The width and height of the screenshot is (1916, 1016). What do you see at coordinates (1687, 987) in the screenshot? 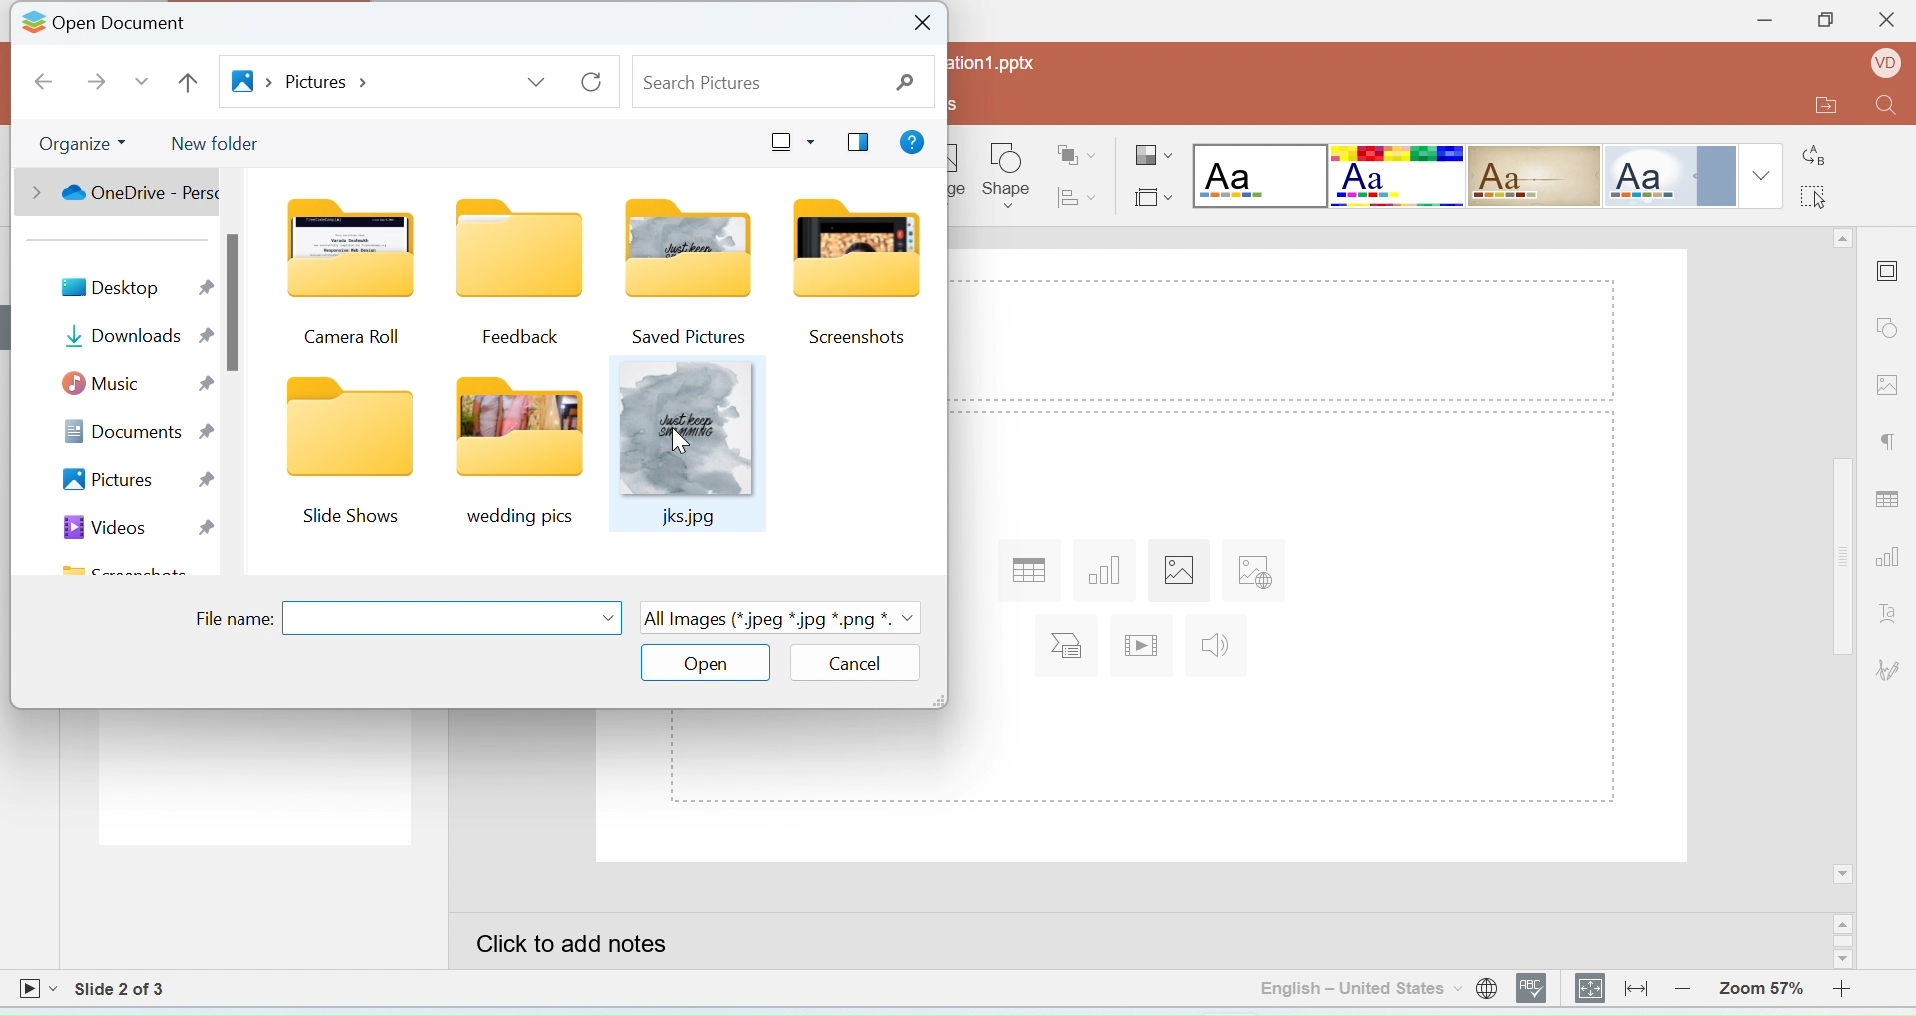
I see `Zoom out` at bounding box center [1687, 987].